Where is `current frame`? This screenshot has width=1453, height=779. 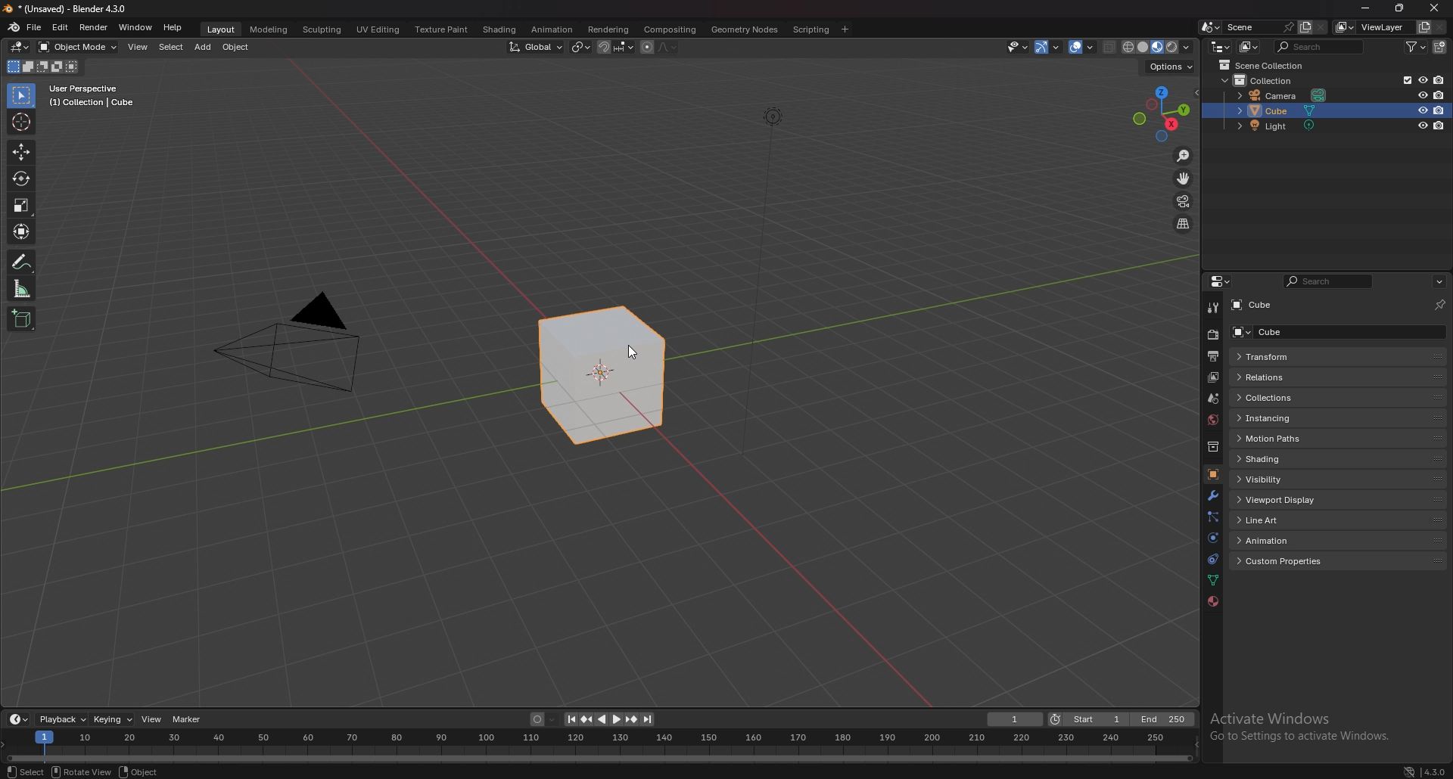
current frame is located at coordinates (1016, 718).